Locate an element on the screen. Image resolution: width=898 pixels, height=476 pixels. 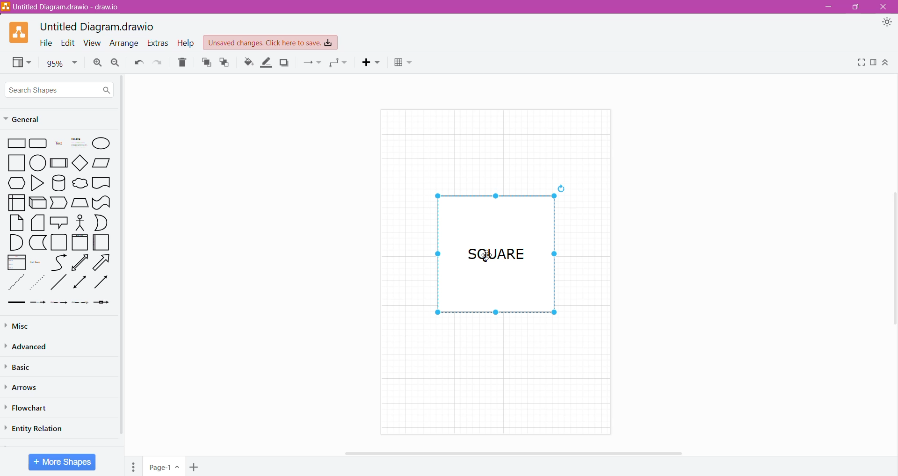
Folded Paper  is located at coordinates (101, 243).